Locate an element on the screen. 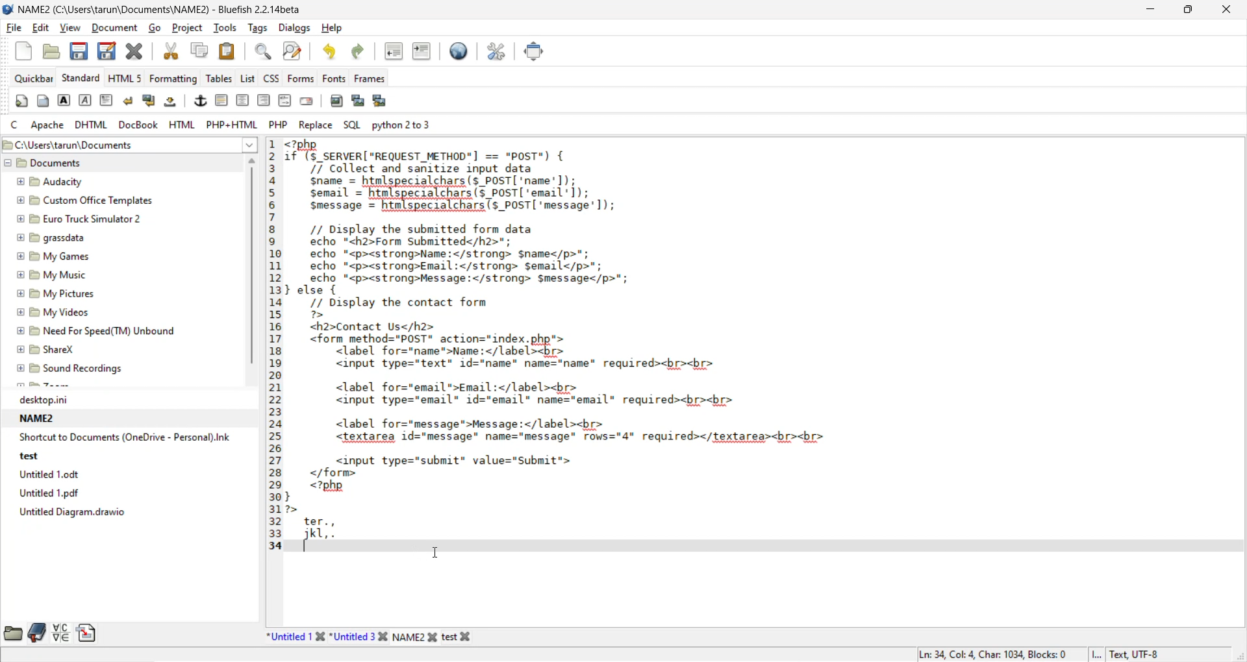  break is located at coordinates (128, 103).